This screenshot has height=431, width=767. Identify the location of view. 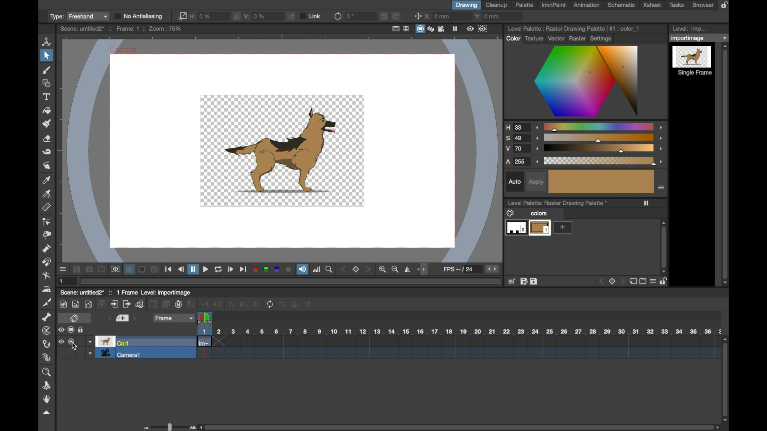
(470, 29).